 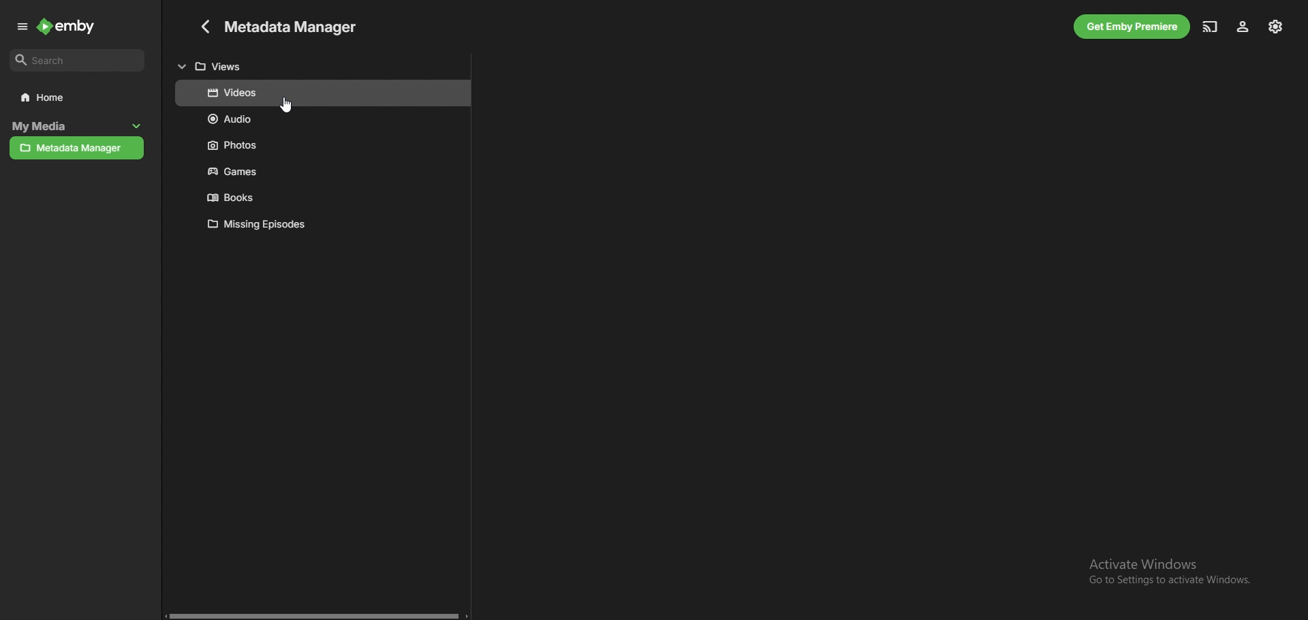 I want to click on go left, so click(x=163, y=616).